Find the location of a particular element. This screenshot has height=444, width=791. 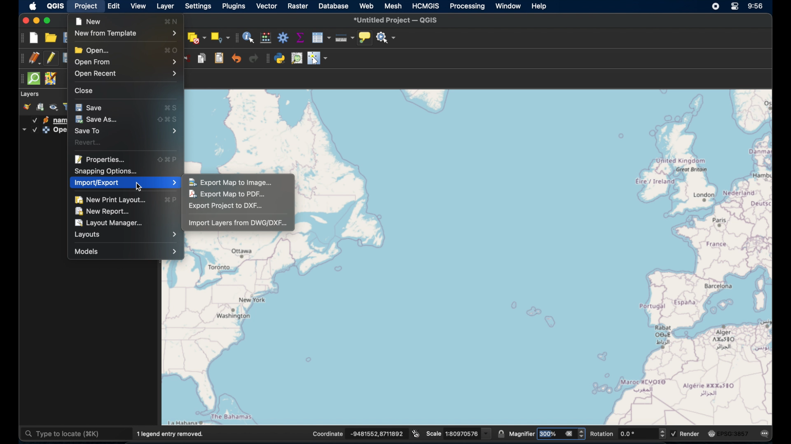

drag handles is located at coordinates (20, 80).